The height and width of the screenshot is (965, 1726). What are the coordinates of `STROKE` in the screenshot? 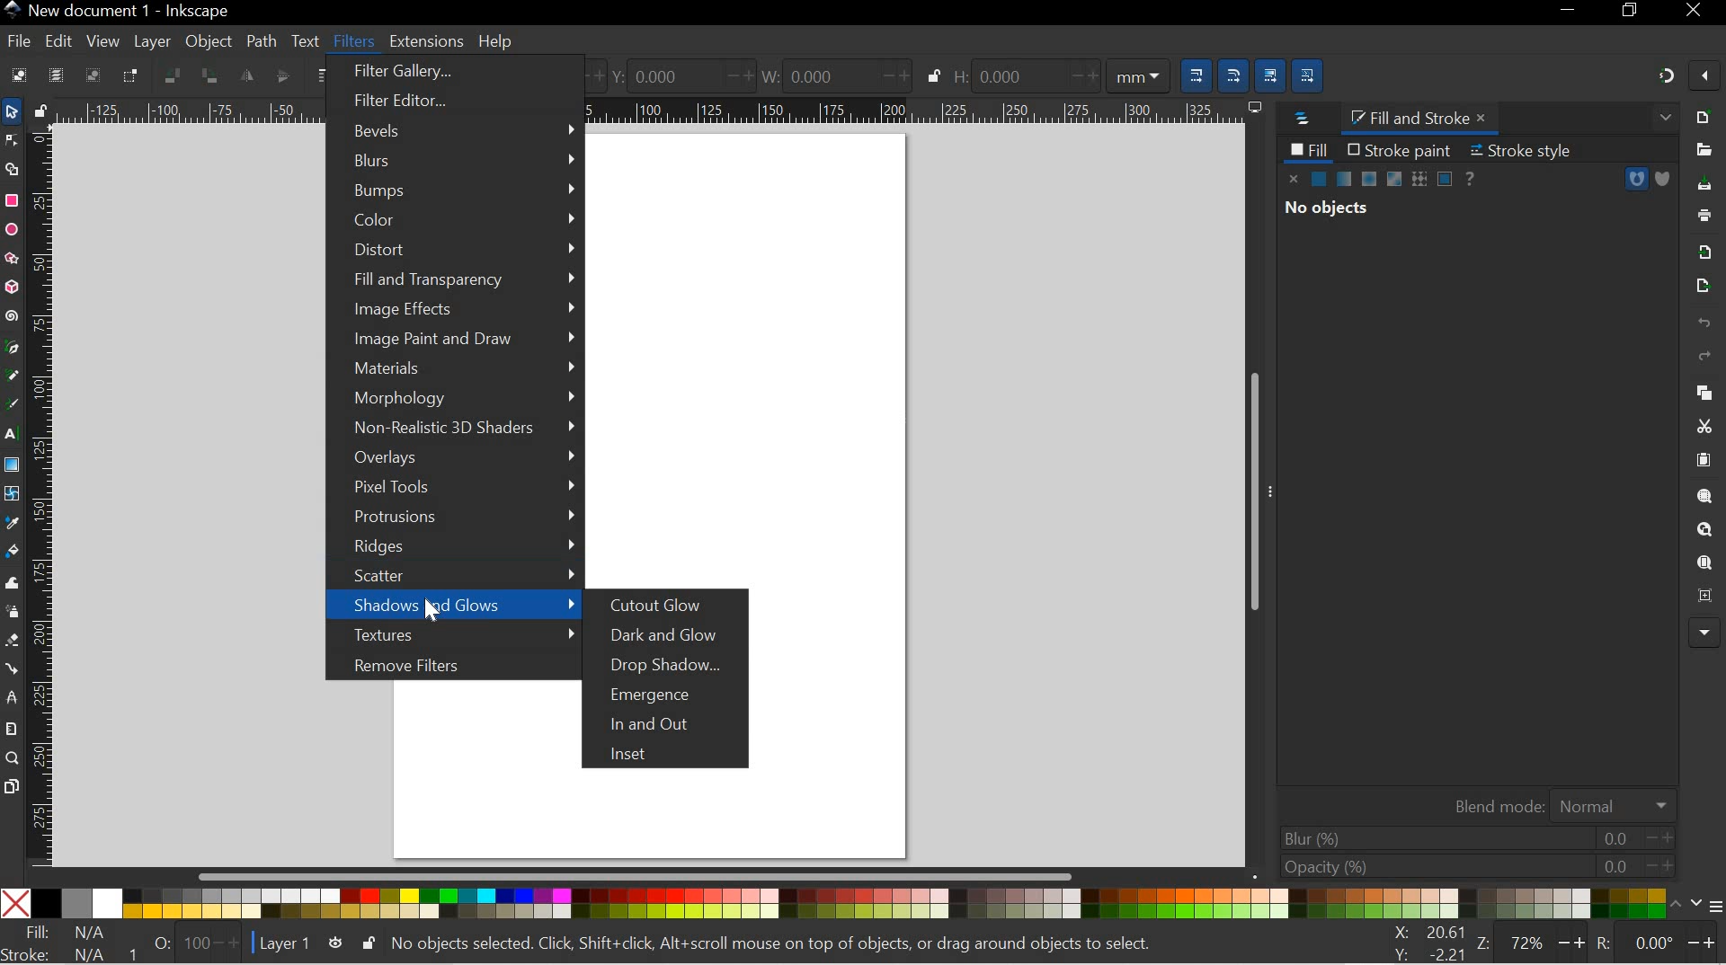 It's located at (64, 954).